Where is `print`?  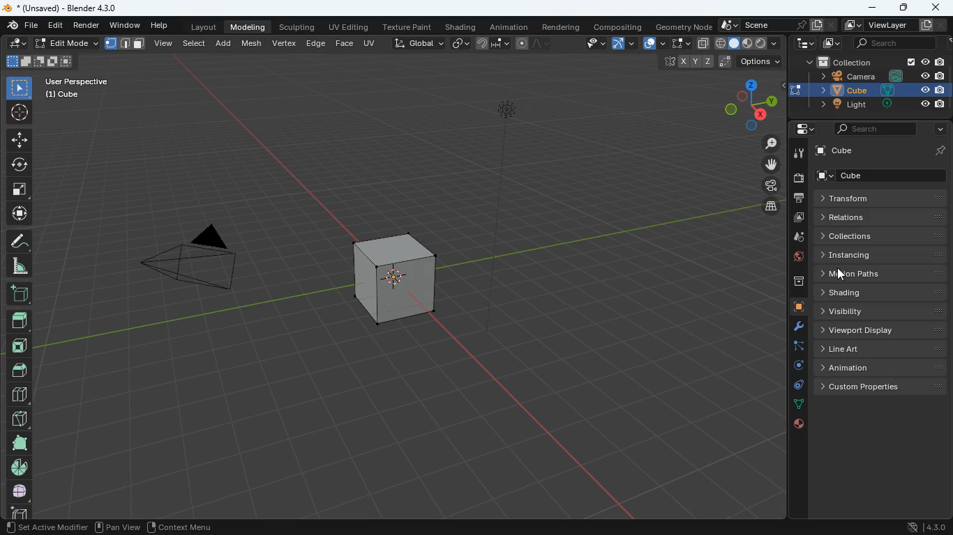
print is located at coordinates (798, 199).